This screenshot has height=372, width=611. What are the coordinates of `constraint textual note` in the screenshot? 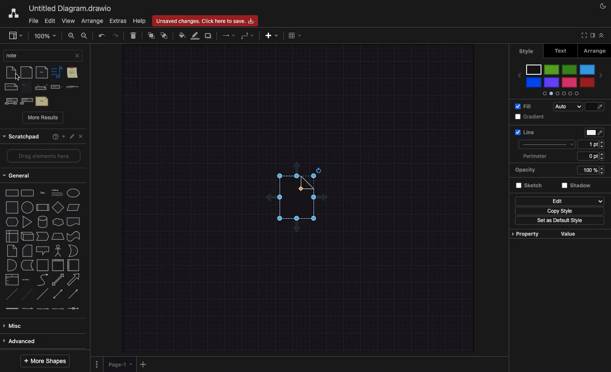 It's located at (72, 87).